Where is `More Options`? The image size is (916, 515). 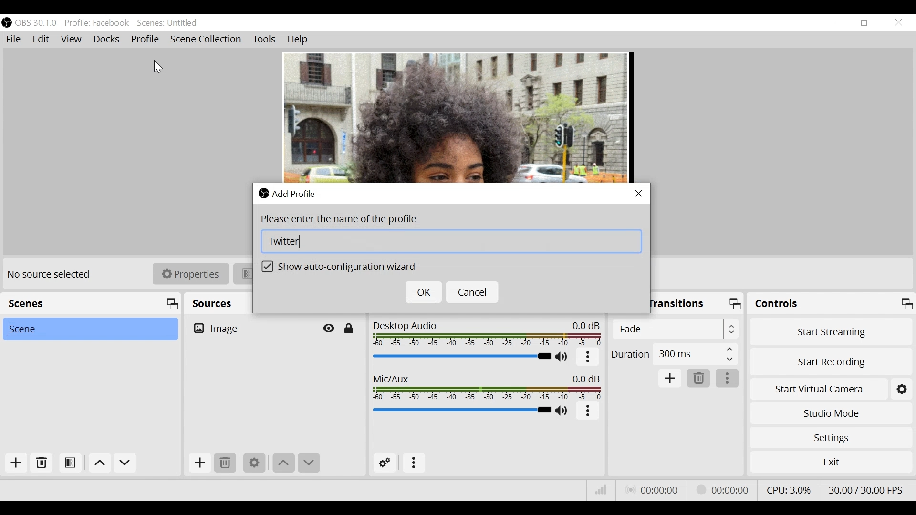
More Options is located at coordinates (589, 360).